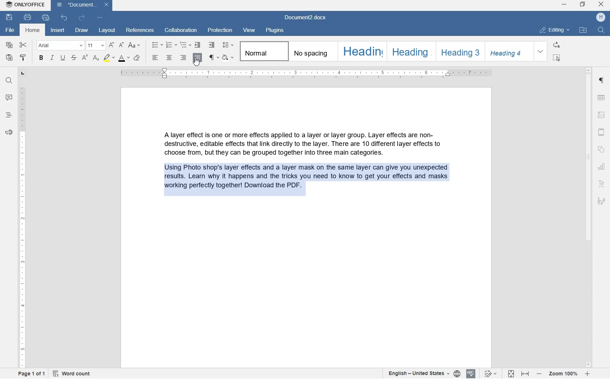  I want to click on FIT TO PAGE OR WIDTH, so click(518, 374).